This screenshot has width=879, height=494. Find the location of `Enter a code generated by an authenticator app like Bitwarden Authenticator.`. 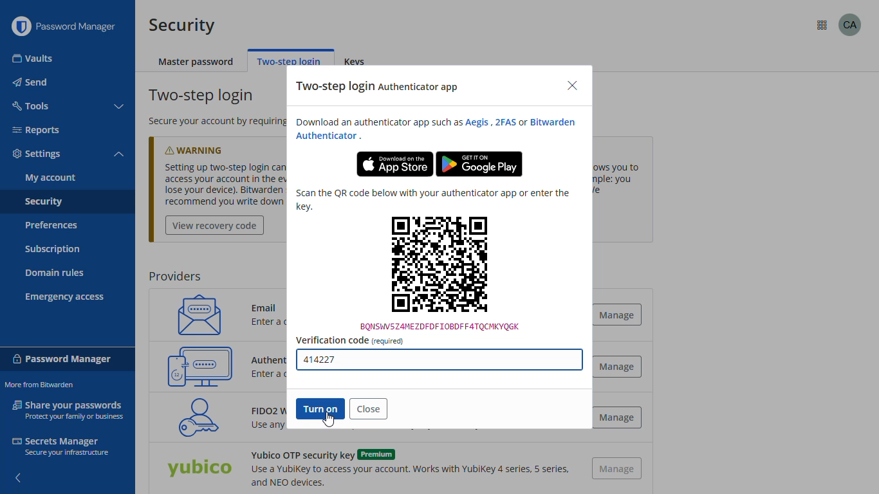

Enter a code generated by an authenticator app like Bitwarden Authenticator. is located at coordinates (270, 374).